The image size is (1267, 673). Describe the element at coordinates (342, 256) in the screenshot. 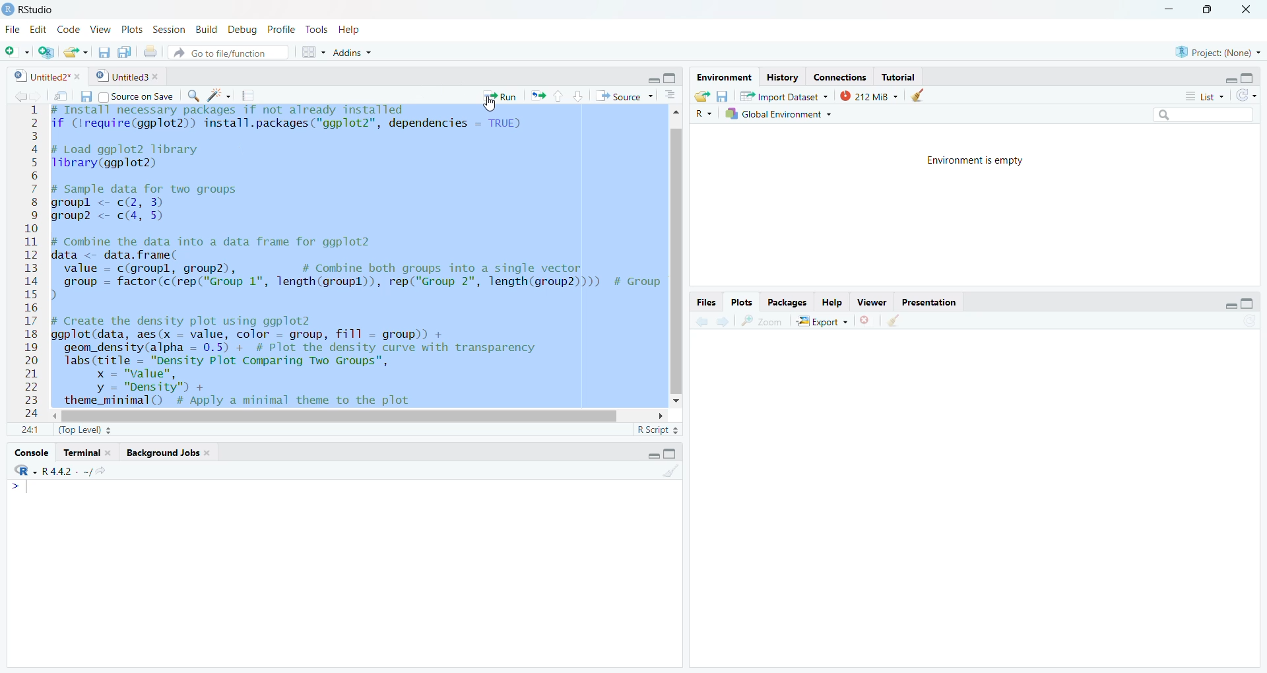

I see `f (lrequire(ggplot2)) install.packages ("ggplot2", dependencies = TRUE)
Load ggplot2 library
ibrary(ggplot2) 1
Sample data for two groups
roupl <- c(2, 3)
roup2 <- c(4, 5)
Combine the data into a data frame for ggplot2
ata <- data. frame(
value = c(groupl, group2), # Combine both groups into a single vector
group = factor (c(rep("Group 1", Tength(groupl)), rep("Group 2", Tength(group2)))) # Group
Create the density plot using ggplot2
gplot (data, aes(x = value, color = group, fill = group)) +
geom_density(alpha = 0.5) + # Plot the density curve with transparency
labs (title = "Density Plot Comparing Two Groups",
x = "value",
y = "Density") +
theme_minimal() # Apply a minimal theme to the plot` at that location.